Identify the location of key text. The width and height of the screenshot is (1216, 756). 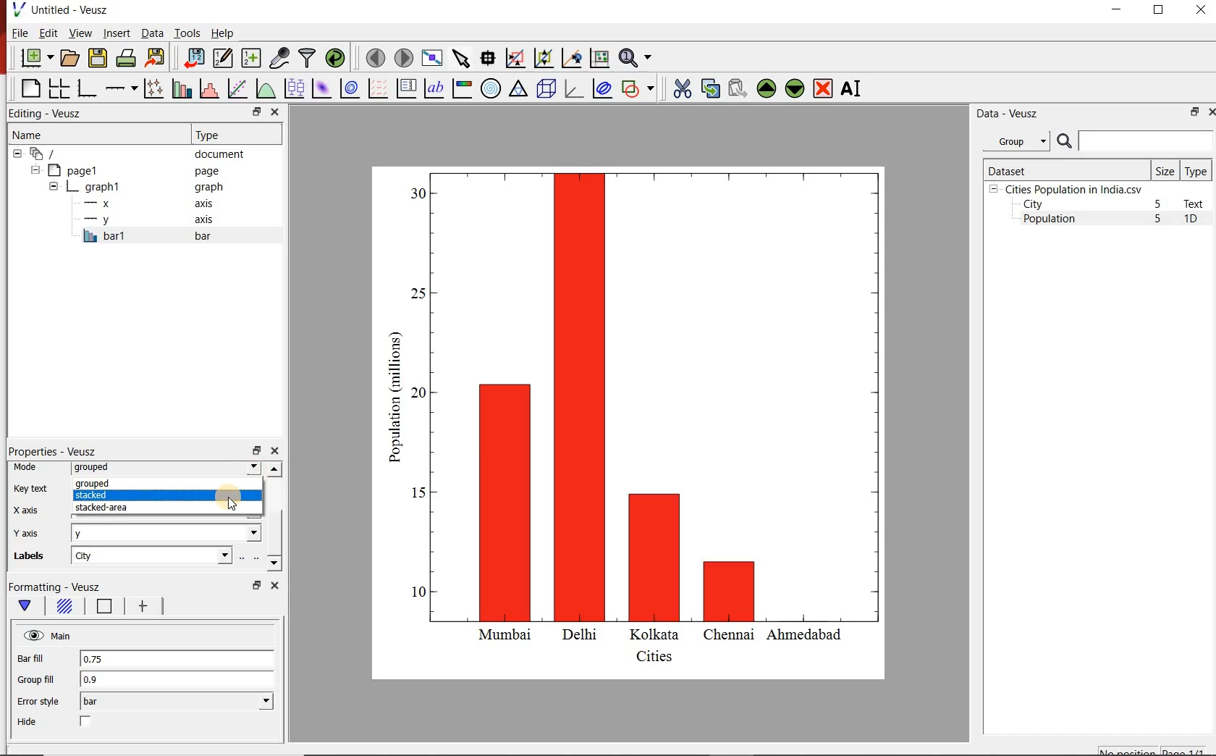
(31, 488).